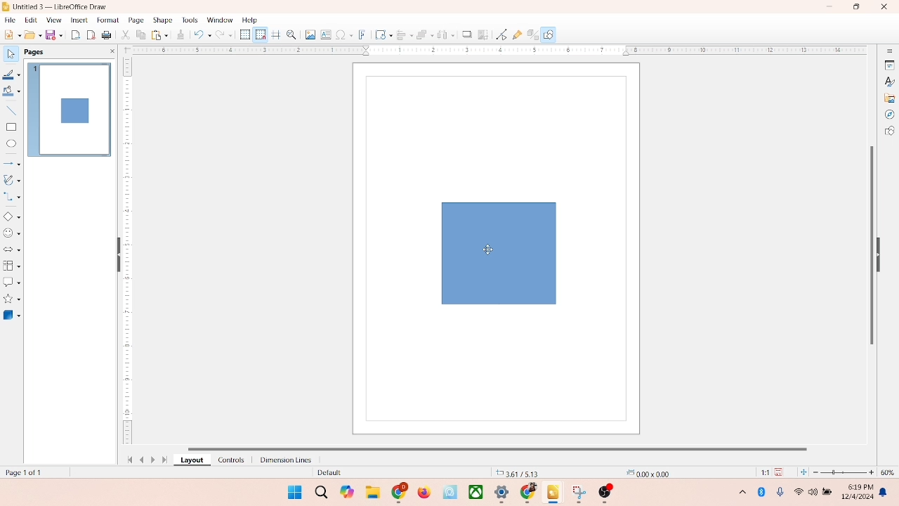  Describe the element at coordinates (107, 19) in the screenshot. I see `format` at that location.